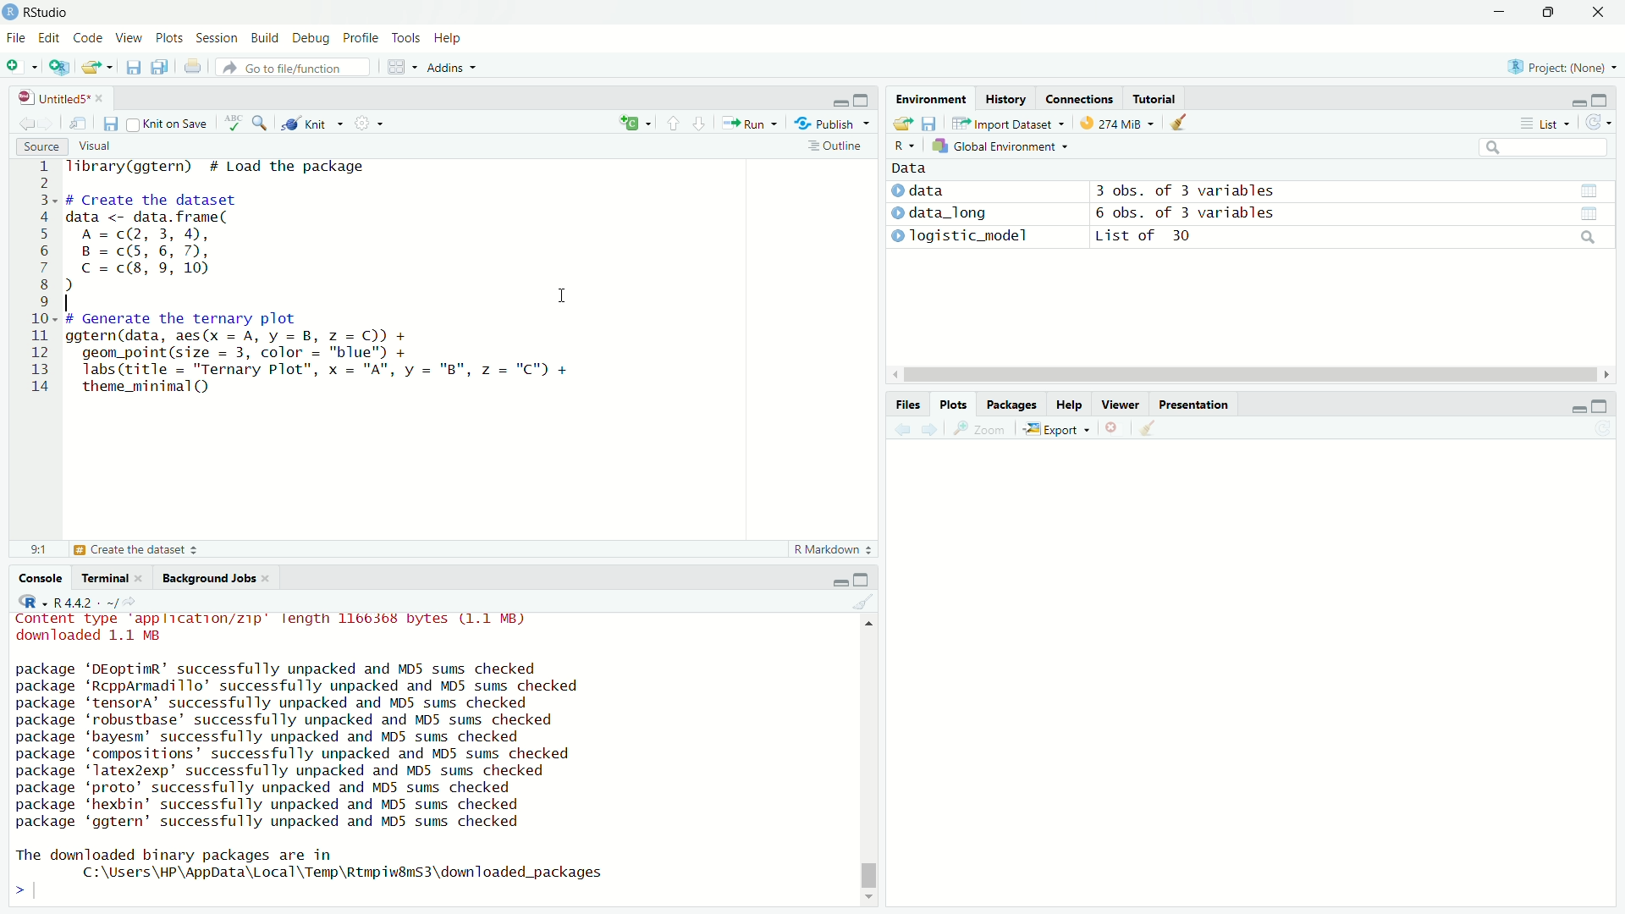 The image size is (1625, 914). Describe the element at coordinates (1547, 13) in the screenshot. I see `maximise` at that location.